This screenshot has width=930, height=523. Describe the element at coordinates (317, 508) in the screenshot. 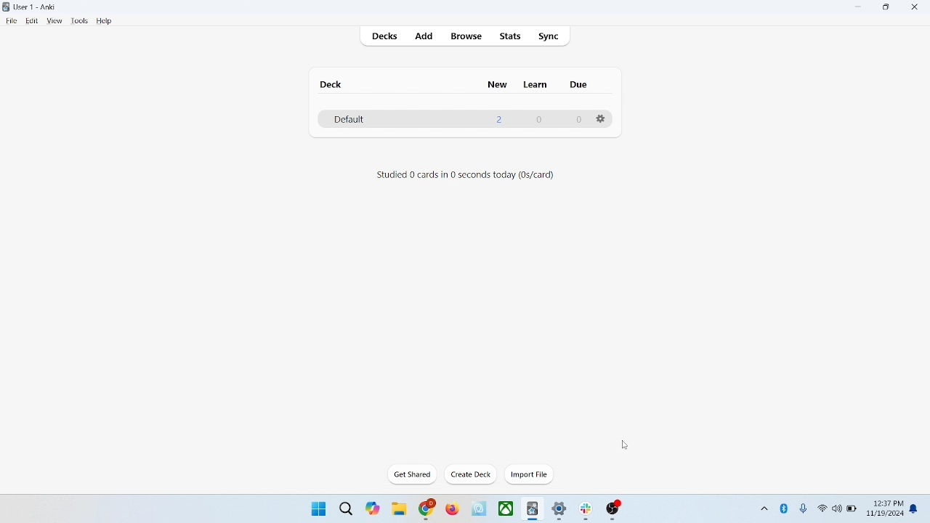

I see `window` at that location.